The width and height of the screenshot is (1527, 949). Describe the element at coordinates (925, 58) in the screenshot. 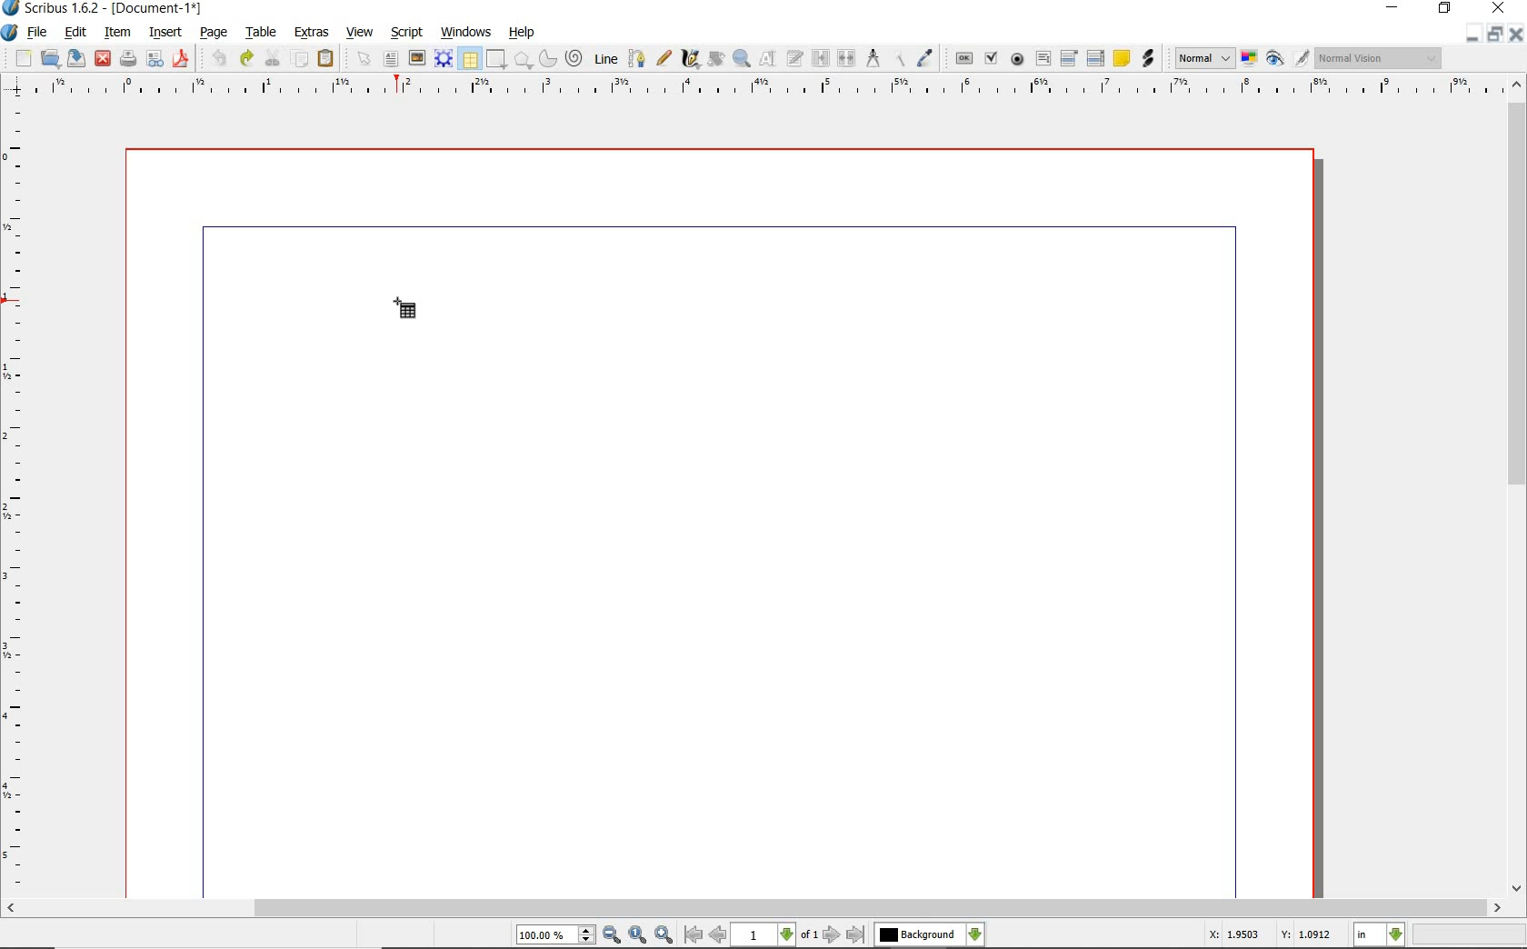

I see `eye dropper` at that location.